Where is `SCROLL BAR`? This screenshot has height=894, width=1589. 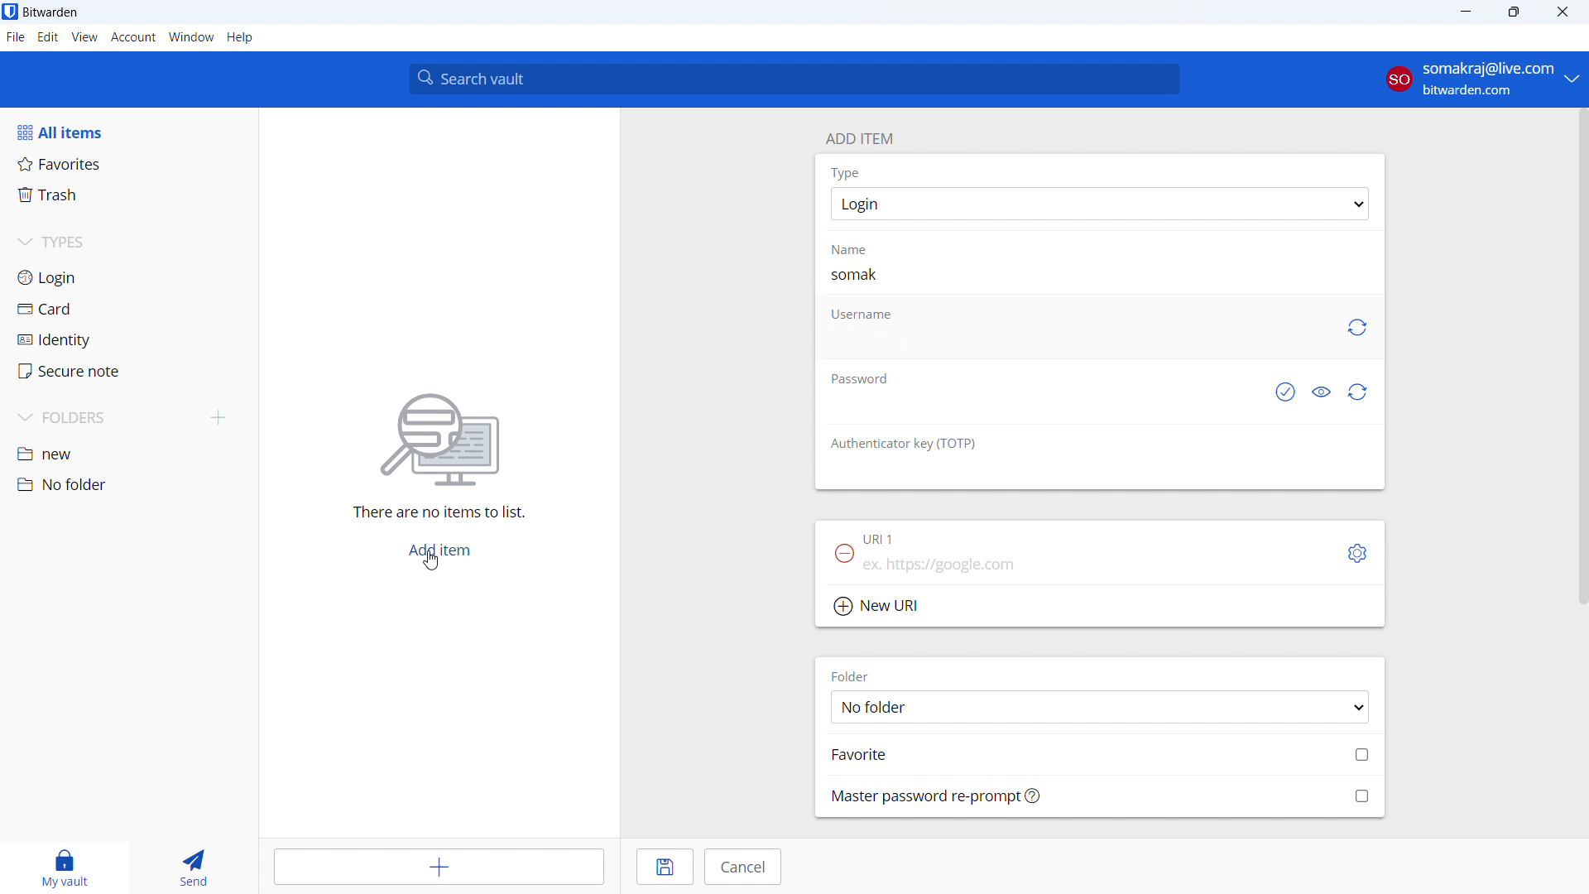
SCROLL BAR is located at coordinates (1579, 358).